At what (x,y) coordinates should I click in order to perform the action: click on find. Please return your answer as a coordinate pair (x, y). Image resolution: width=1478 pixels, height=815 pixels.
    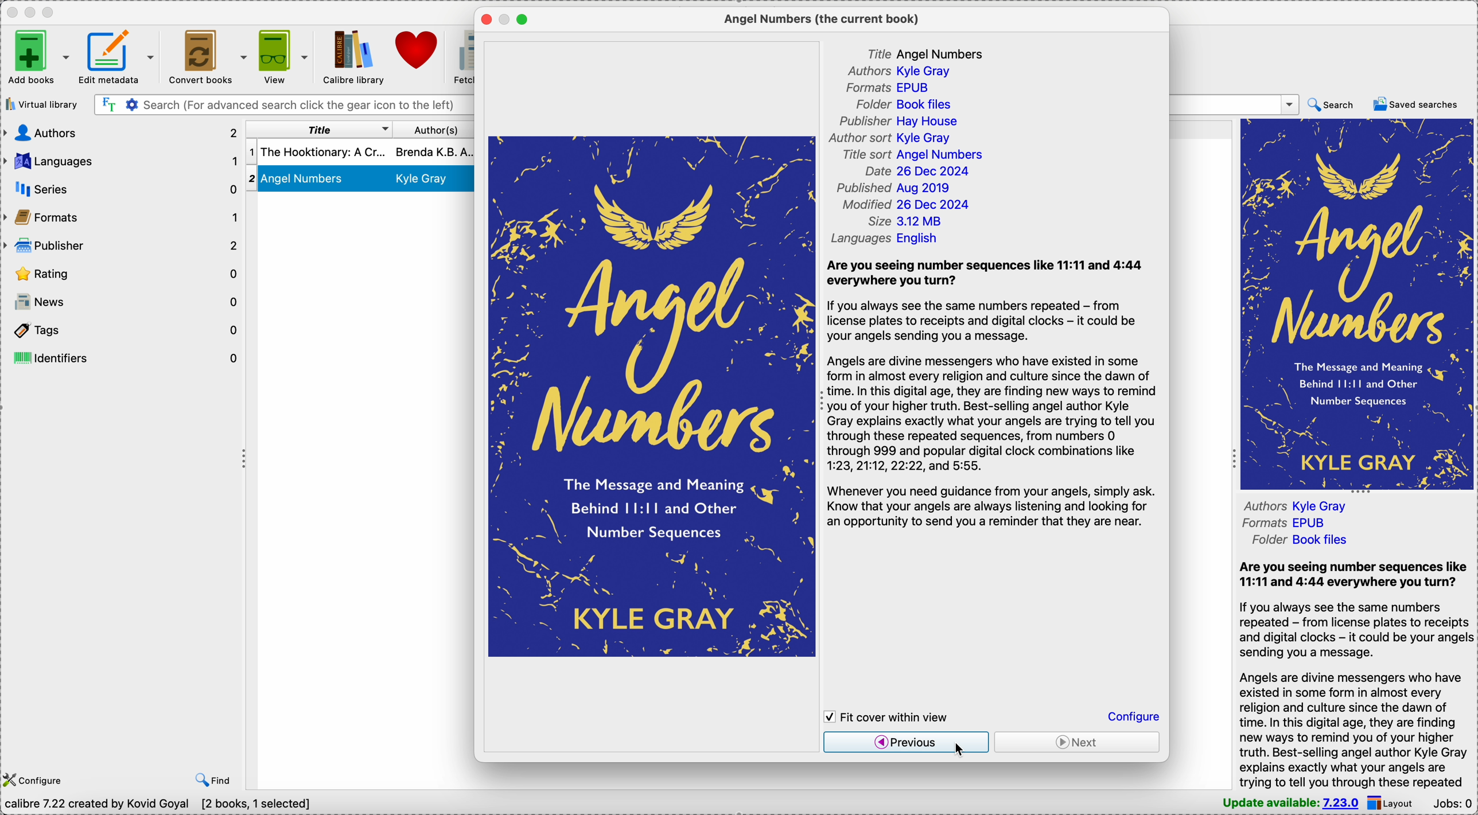
    Looking at the image, I should click on (213, 781).